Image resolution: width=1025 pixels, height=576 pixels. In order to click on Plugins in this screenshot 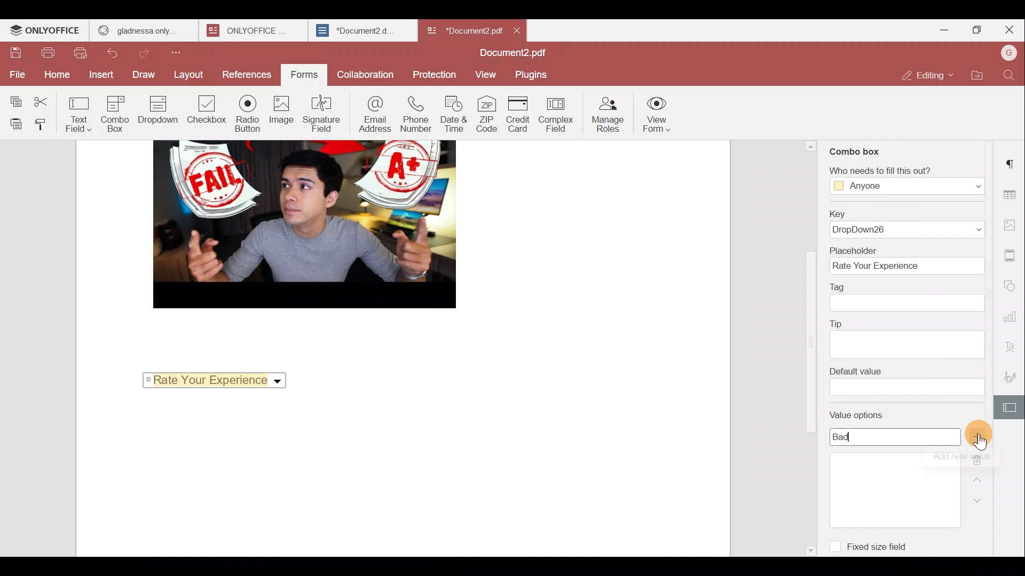, I will do `click(533, 75)`.